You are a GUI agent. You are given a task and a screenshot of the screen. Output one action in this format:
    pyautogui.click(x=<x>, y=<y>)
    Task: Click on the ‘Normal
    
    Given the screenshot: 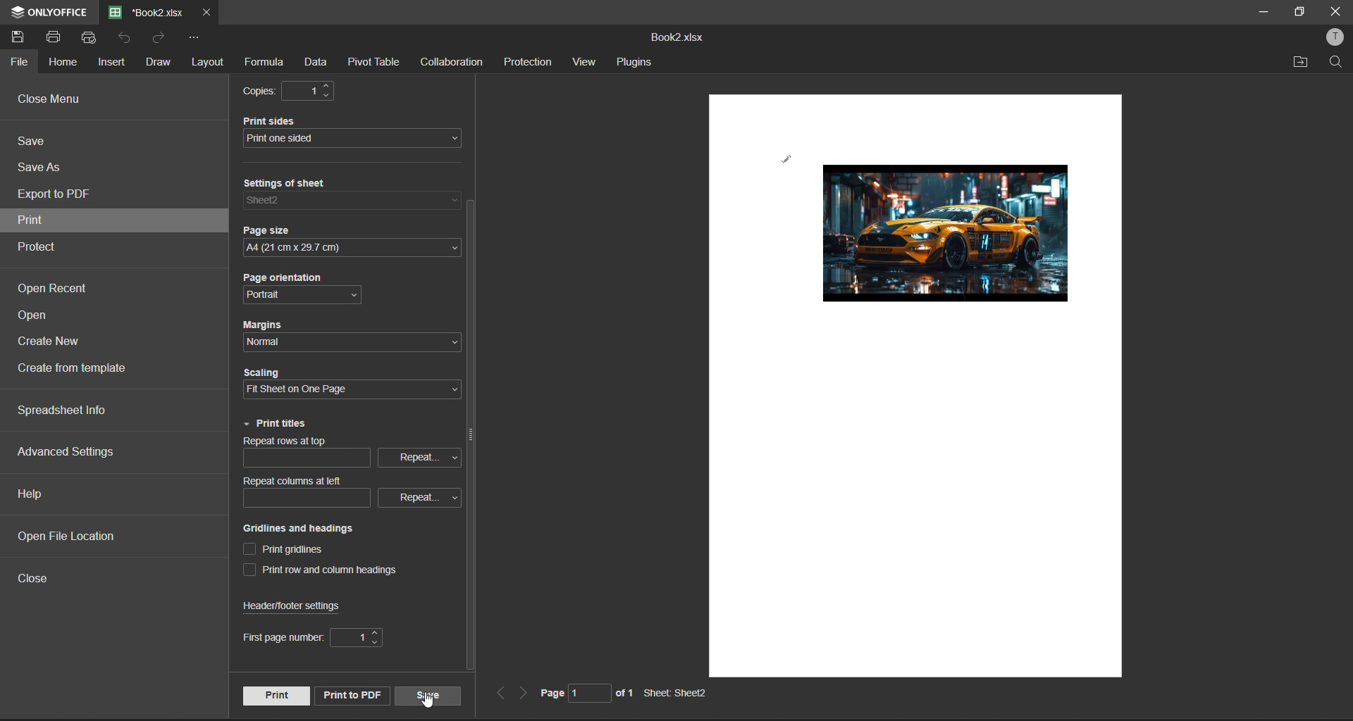 What is the action you would take?
    pyautogui.click(x=268, y=342)
    